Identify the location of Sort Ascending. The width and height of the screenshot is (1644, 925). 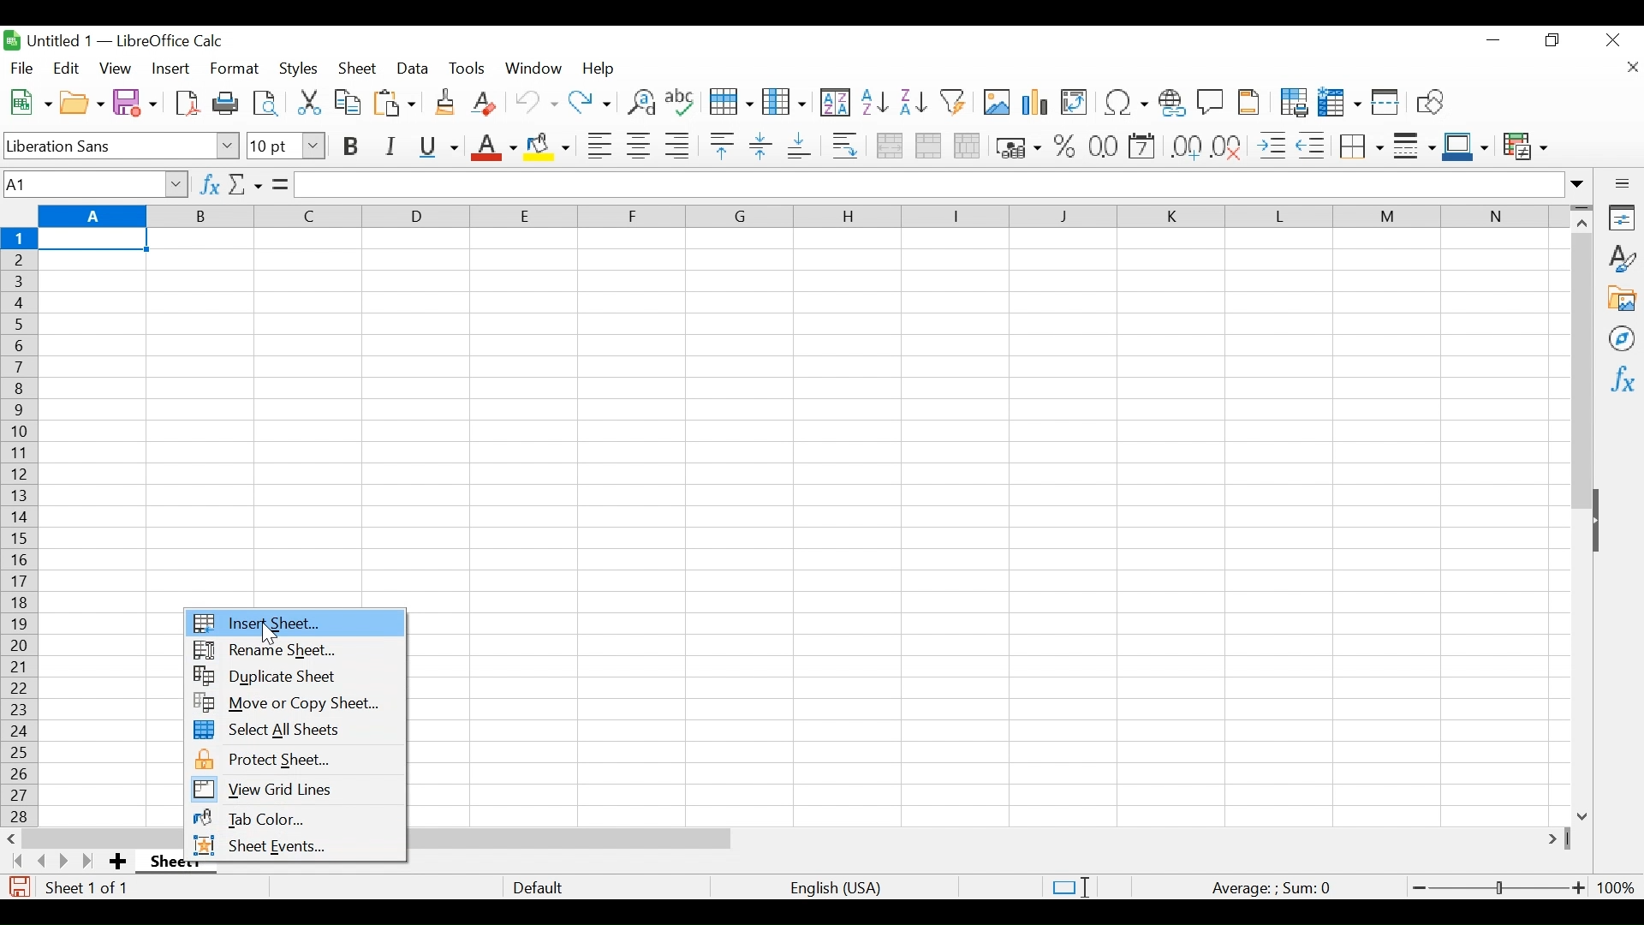
(874, 101).